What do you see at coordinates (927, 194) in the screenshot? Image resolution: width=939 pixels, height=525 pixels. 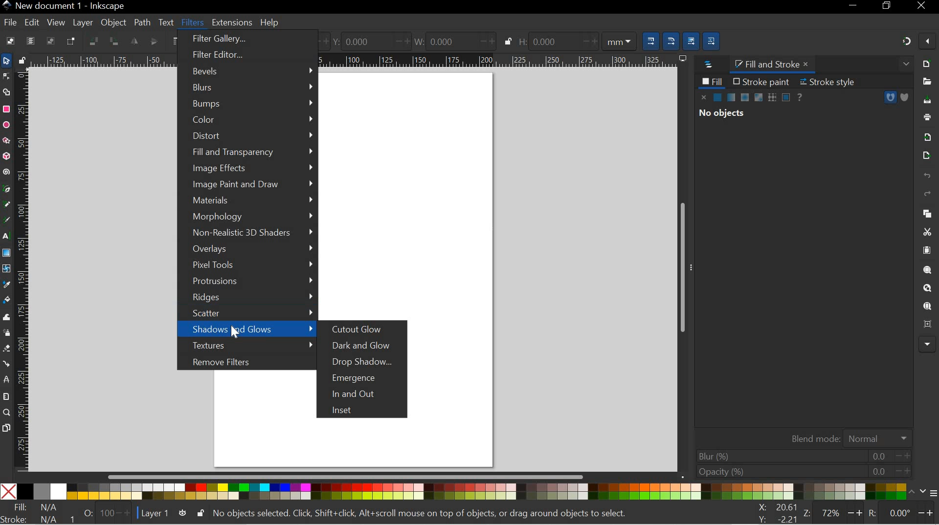 I see `REDO` at bounding box center [927, 194].